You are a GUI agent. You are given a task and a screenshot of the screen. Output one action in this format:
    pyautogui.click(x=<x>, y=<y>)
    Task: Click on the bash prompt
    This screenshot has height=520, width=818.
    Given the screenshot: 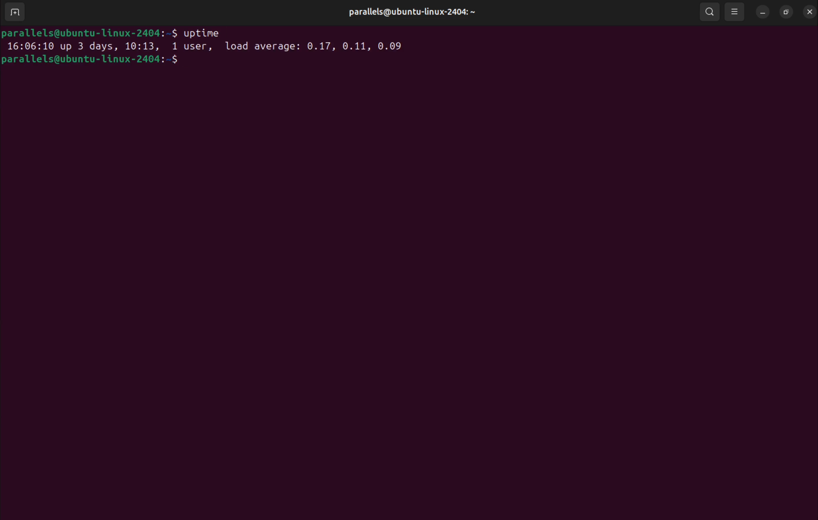 What is the action you would take?
    pyautogui.click(x=97, y=60)
    